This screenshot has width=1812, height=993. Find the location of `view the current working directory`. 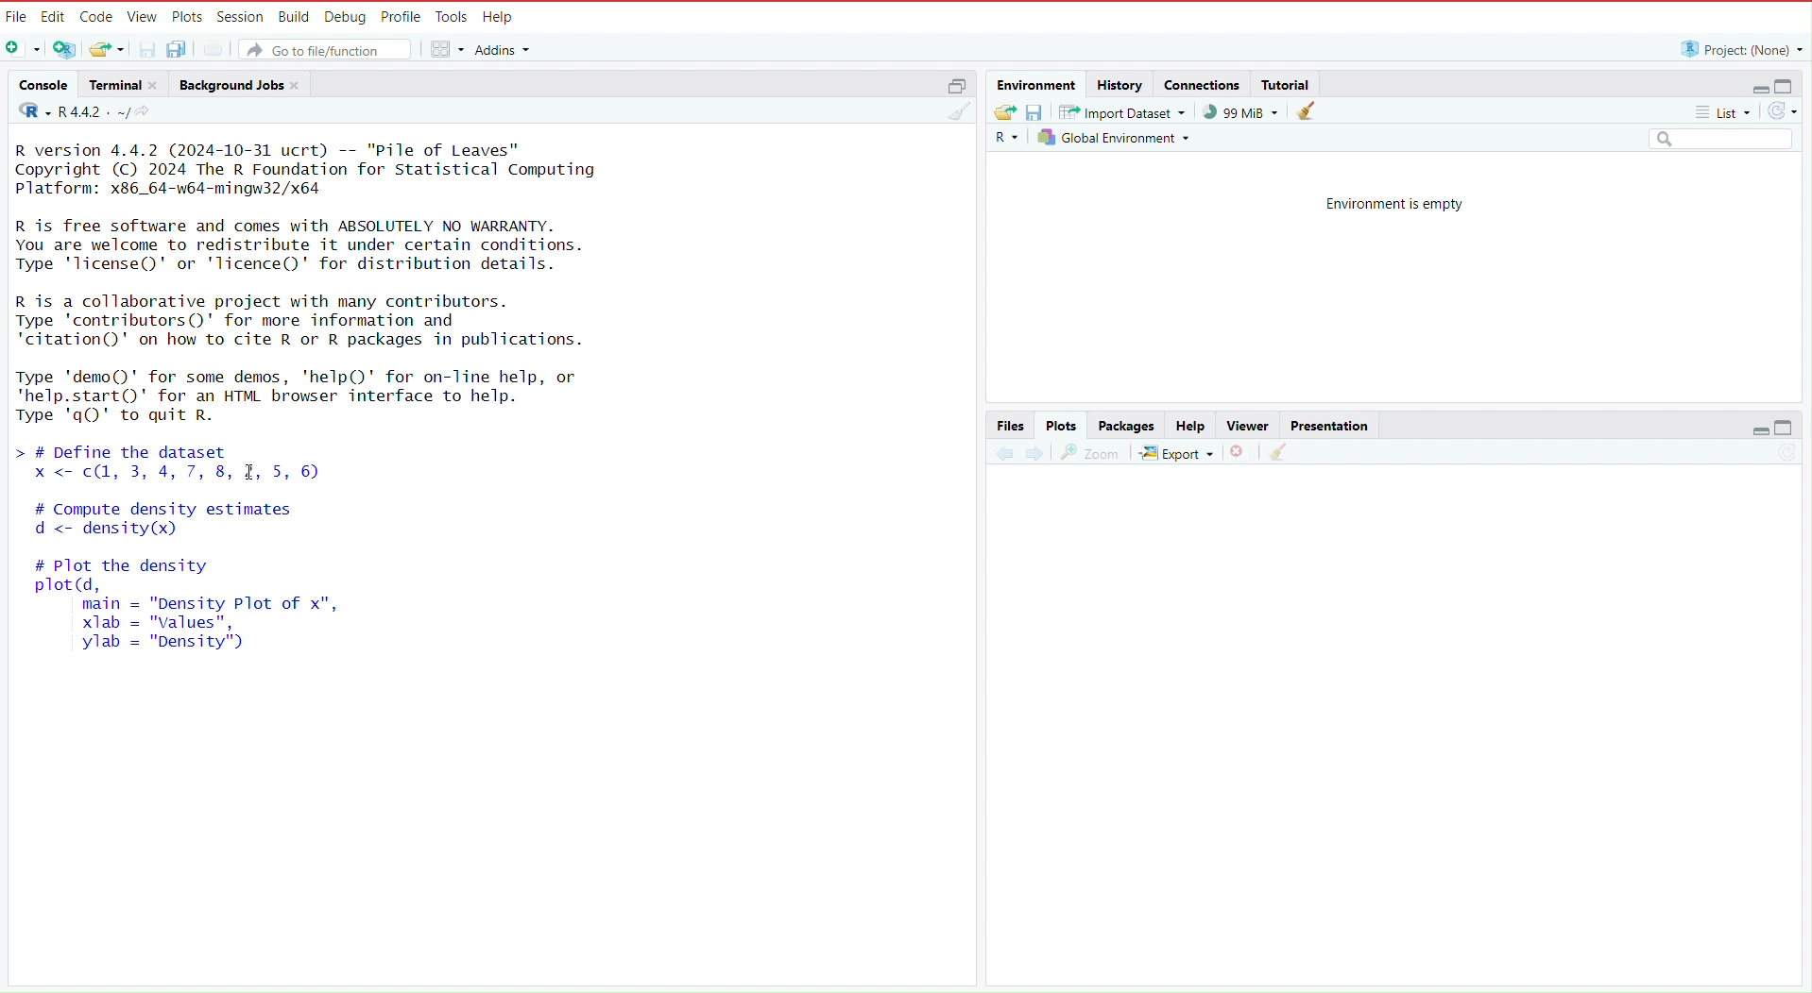

view the current working directory is located at coordinates (148, 112).